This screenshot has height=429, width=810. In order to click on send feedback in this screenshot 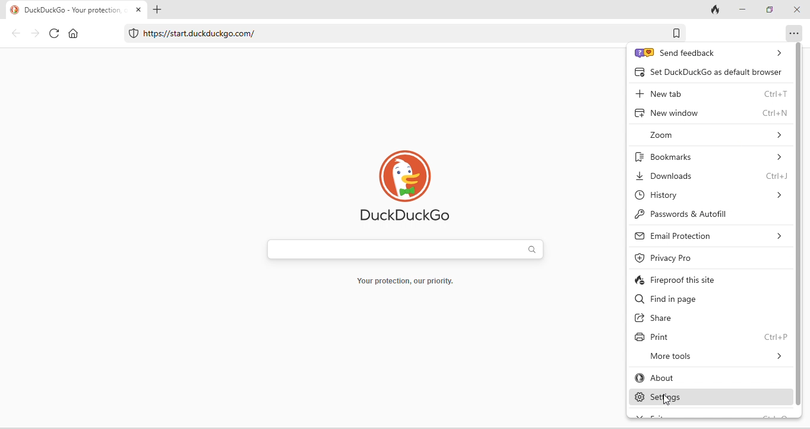, I will do `click(707, 53)`.